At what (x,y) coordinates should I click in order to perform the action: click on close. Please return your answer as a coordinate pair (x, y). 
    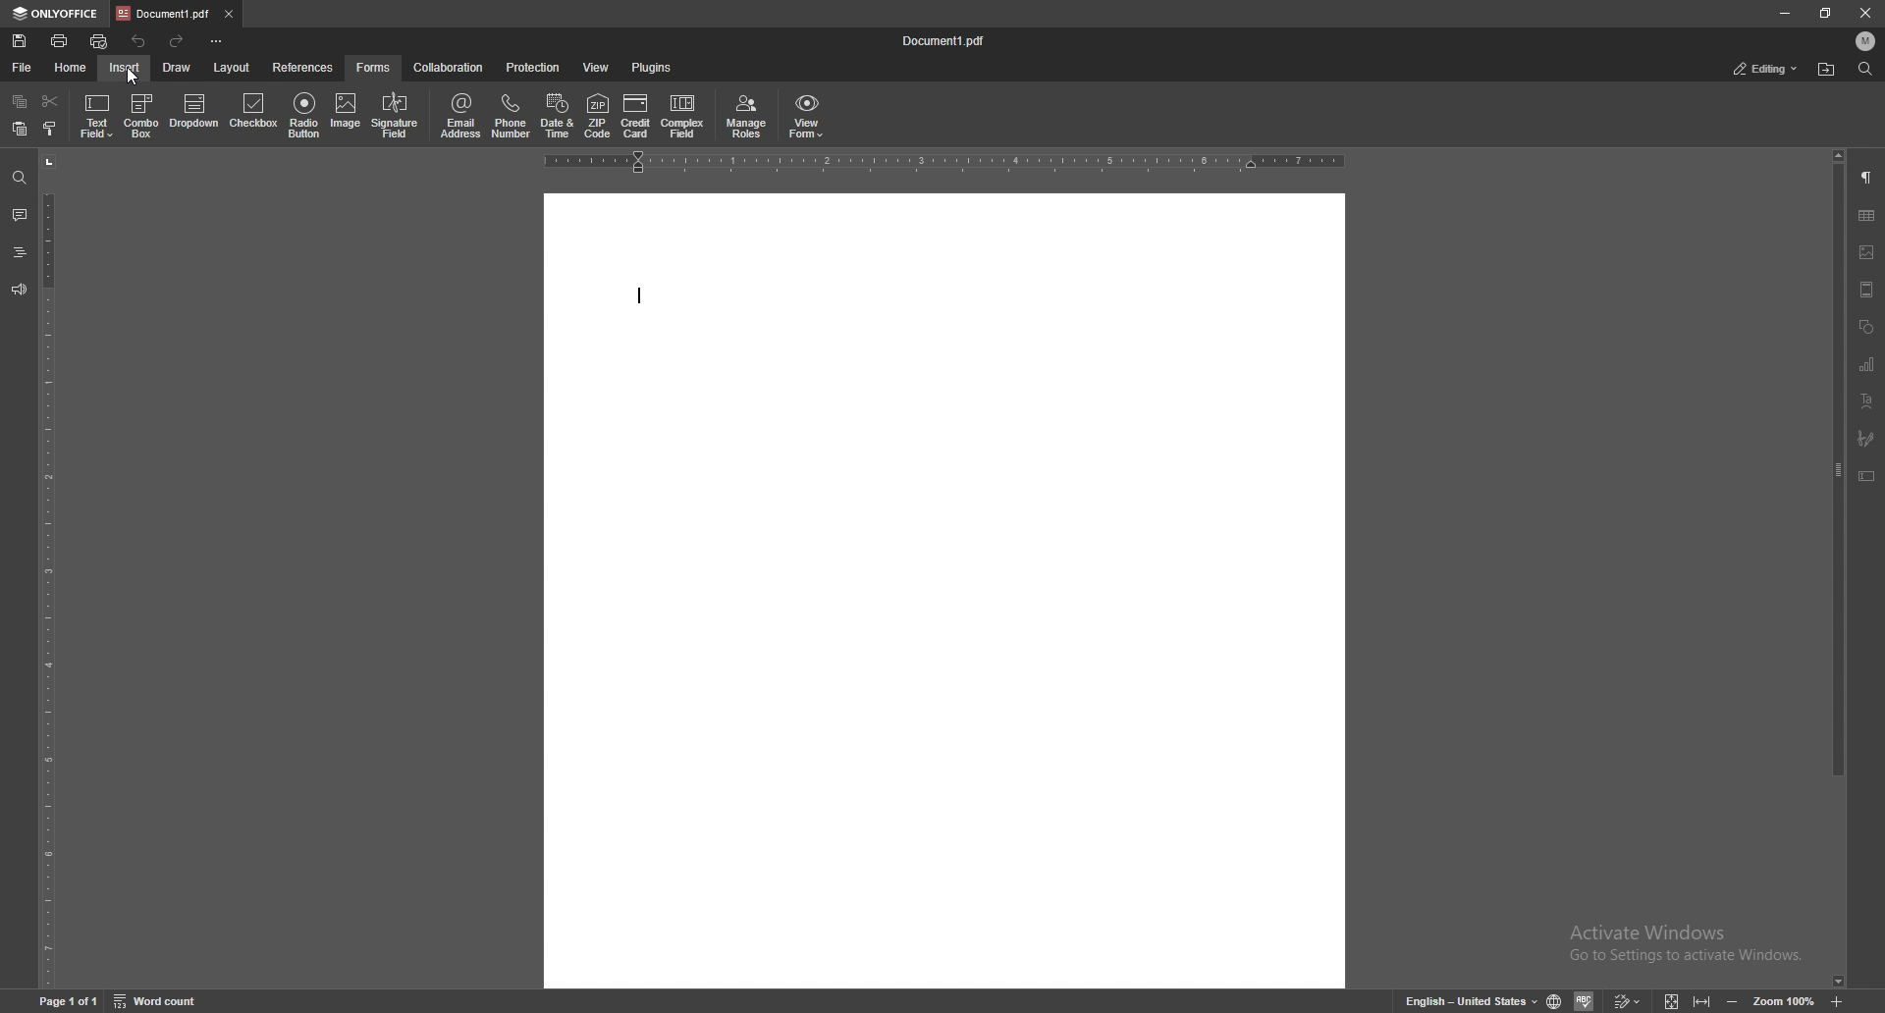
    Looking at the image, I should click on (1866, 11).